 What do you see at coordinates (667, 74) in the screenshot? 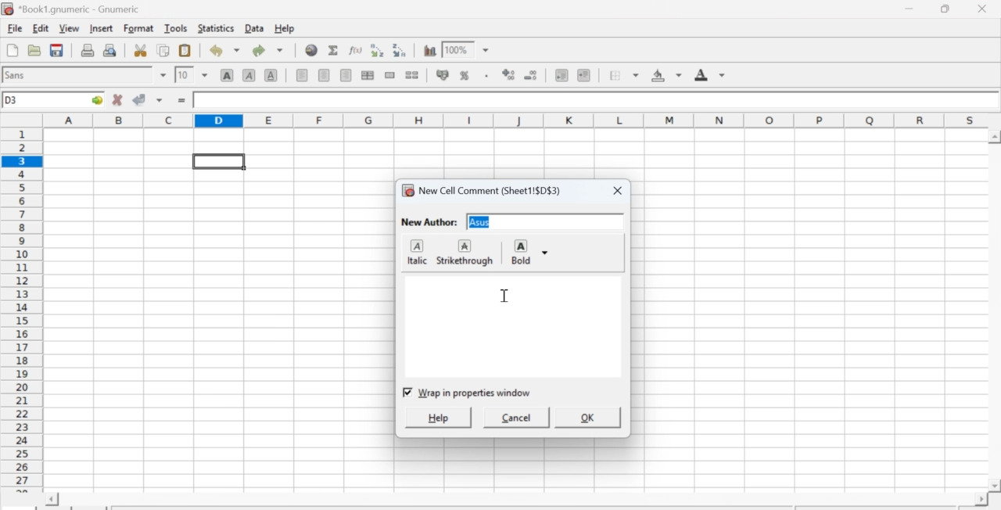
I see `Background` at bounding box center [667, 74].